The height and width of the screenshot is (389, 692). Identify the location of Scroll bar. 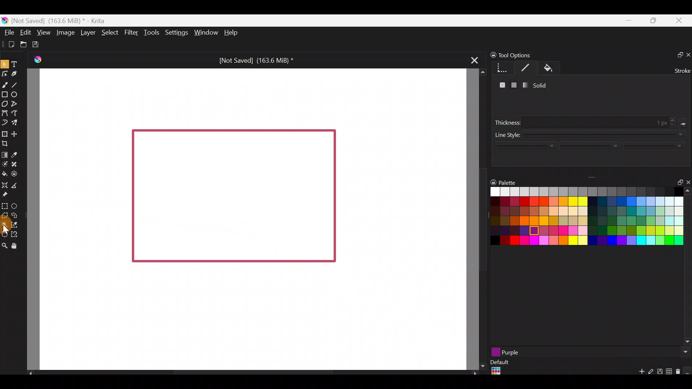
(478, 219).